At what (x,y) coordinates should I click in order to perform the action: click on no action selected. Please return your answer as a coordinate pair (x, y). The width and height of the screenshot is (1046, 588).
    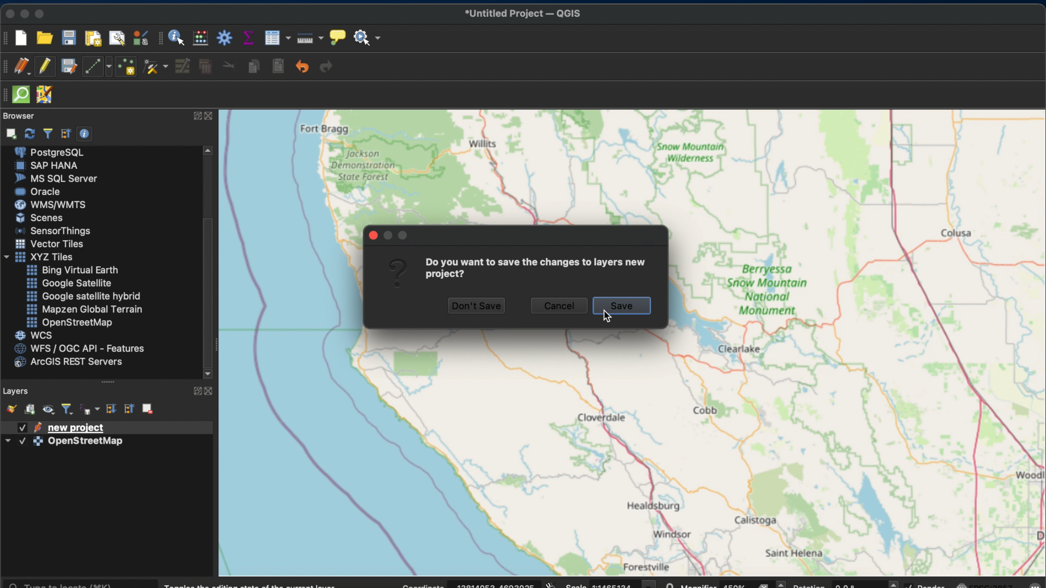
    Looking at the image, I should click on (368, 37).